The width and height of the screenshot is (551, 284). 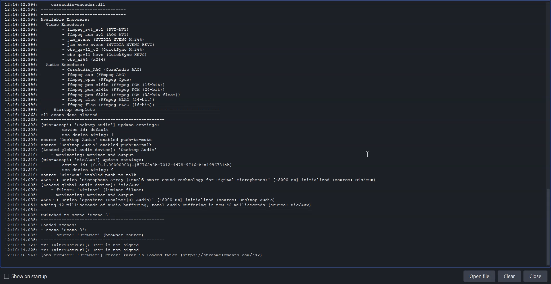 I want to click on Time stamps, so click(x=20, y=132).